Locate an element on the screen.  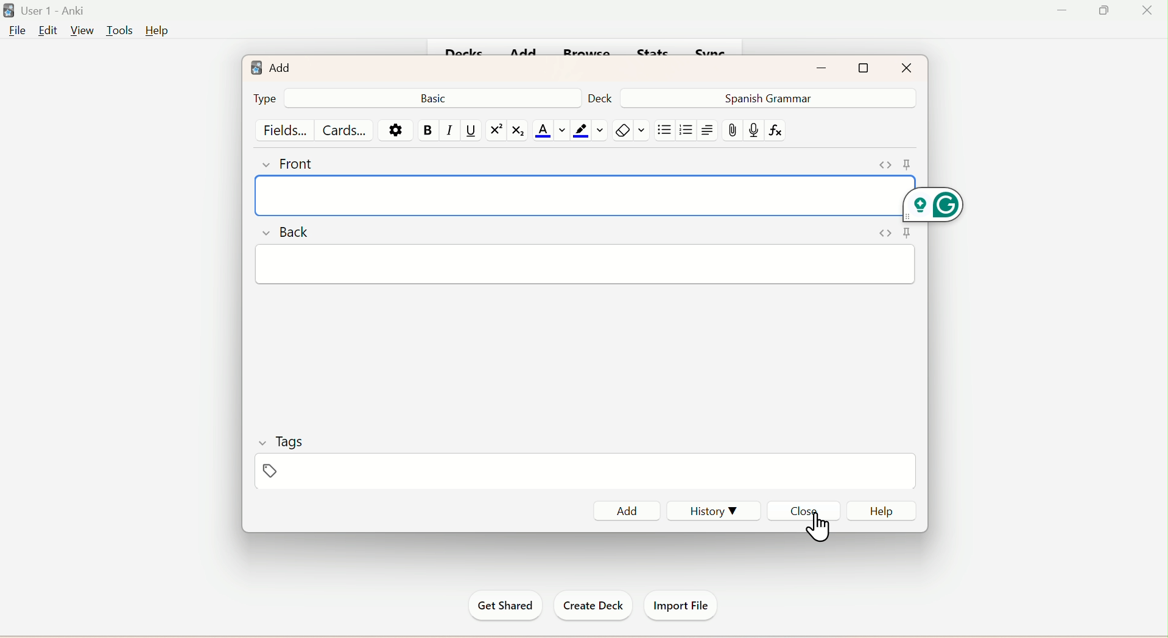
color is located at coordinates (587, 130).